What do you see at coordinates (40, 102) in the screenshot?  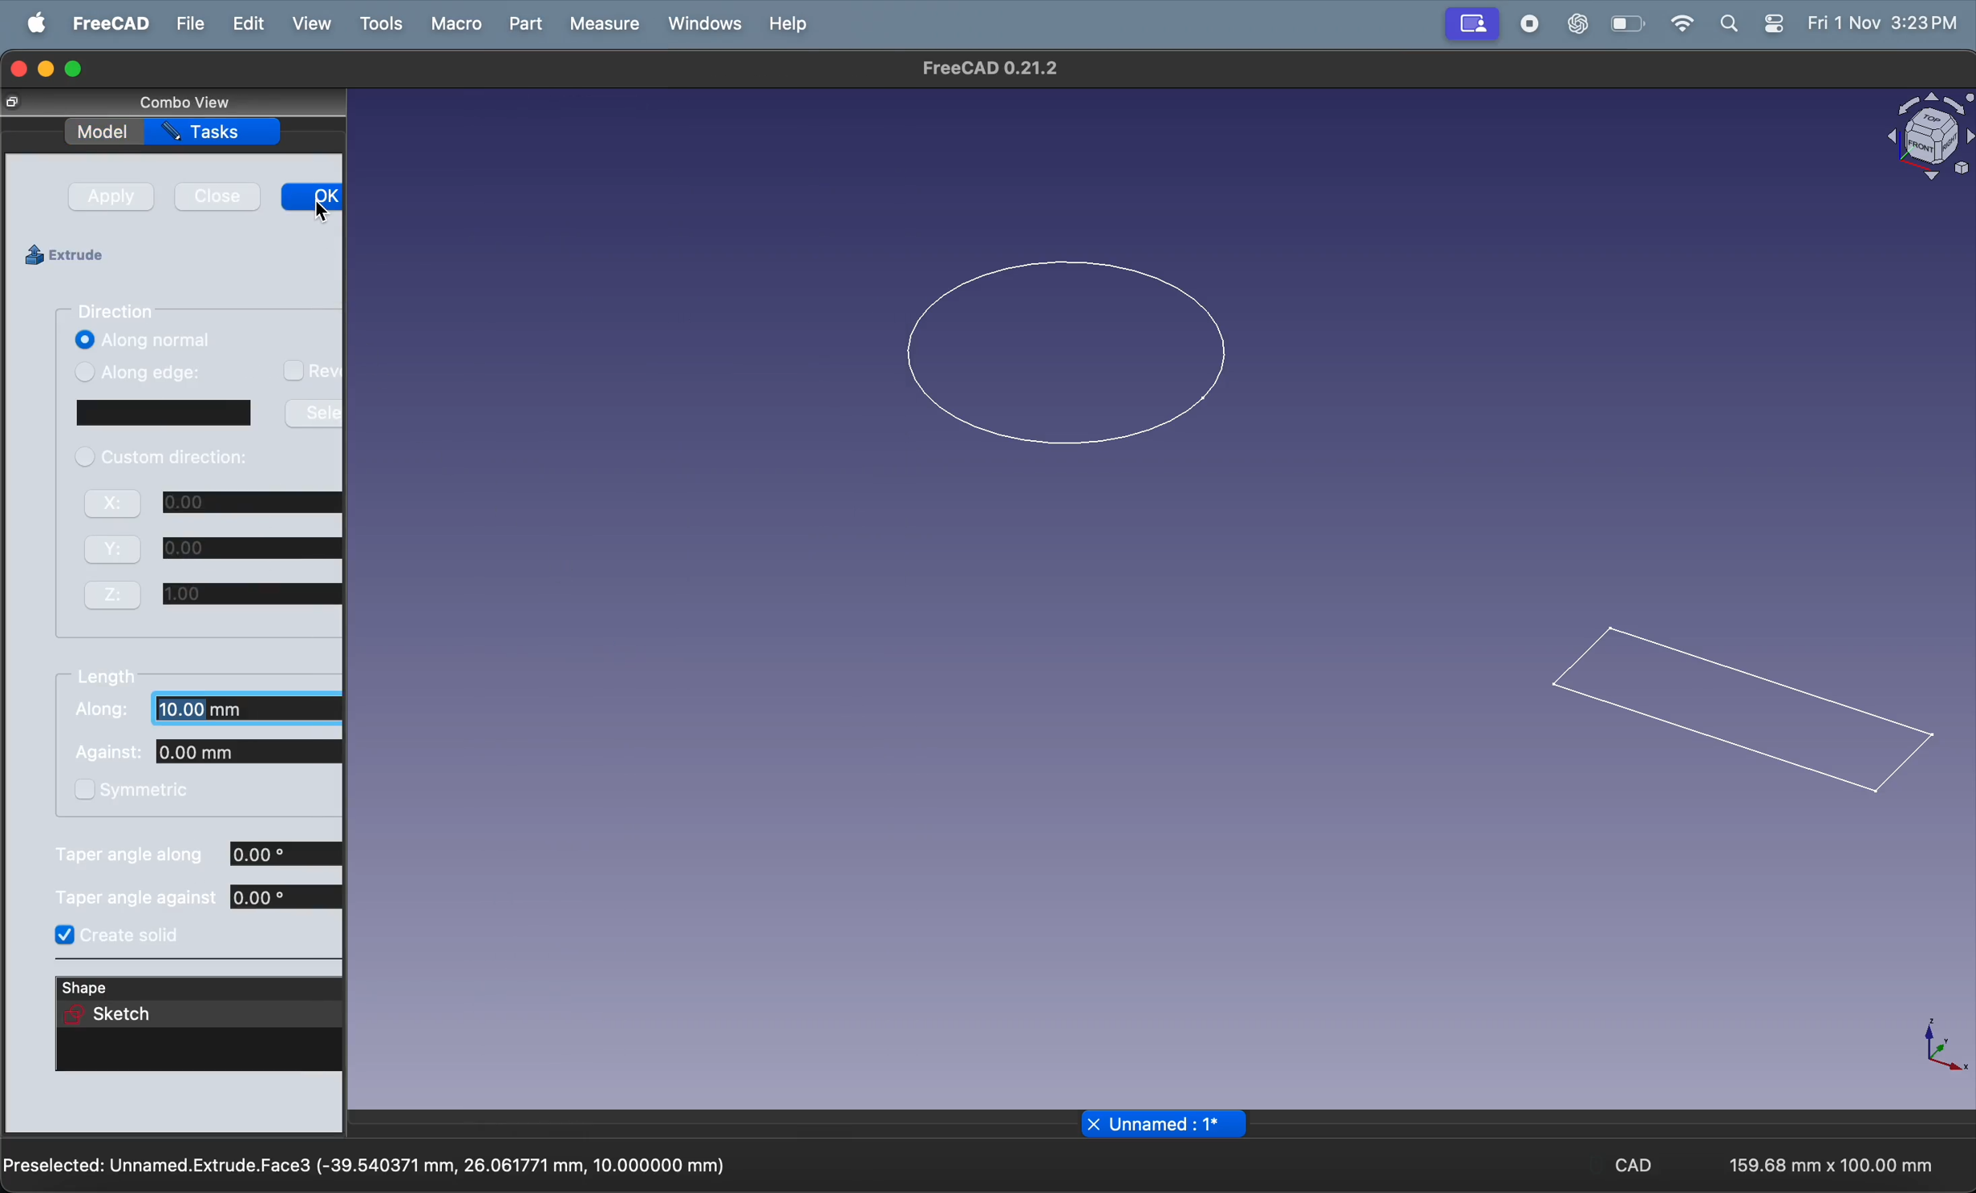 I see `resize` at bounding box center [40, 102].